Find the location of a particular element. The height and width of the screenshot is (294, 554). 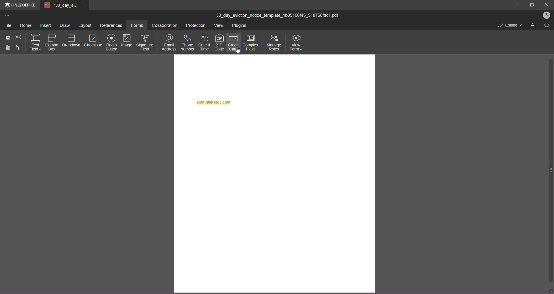

date and time is located at coordinates (205, 42).